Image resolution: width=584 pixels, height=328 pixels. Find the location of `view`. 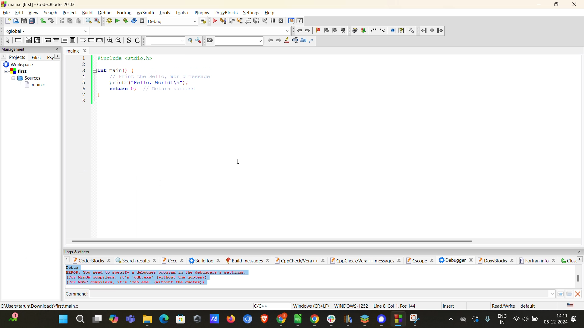

view is located at coordinates (34, 13).